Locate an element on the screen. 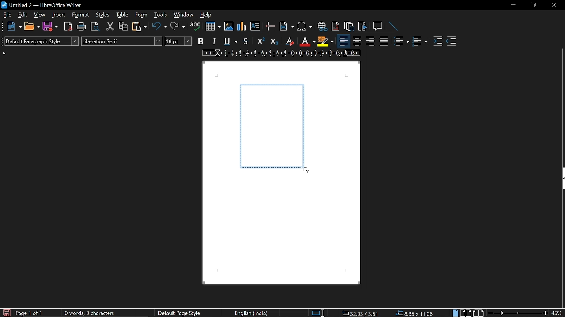 The image size is (565, 317). new is located at coordinates (14, 26).